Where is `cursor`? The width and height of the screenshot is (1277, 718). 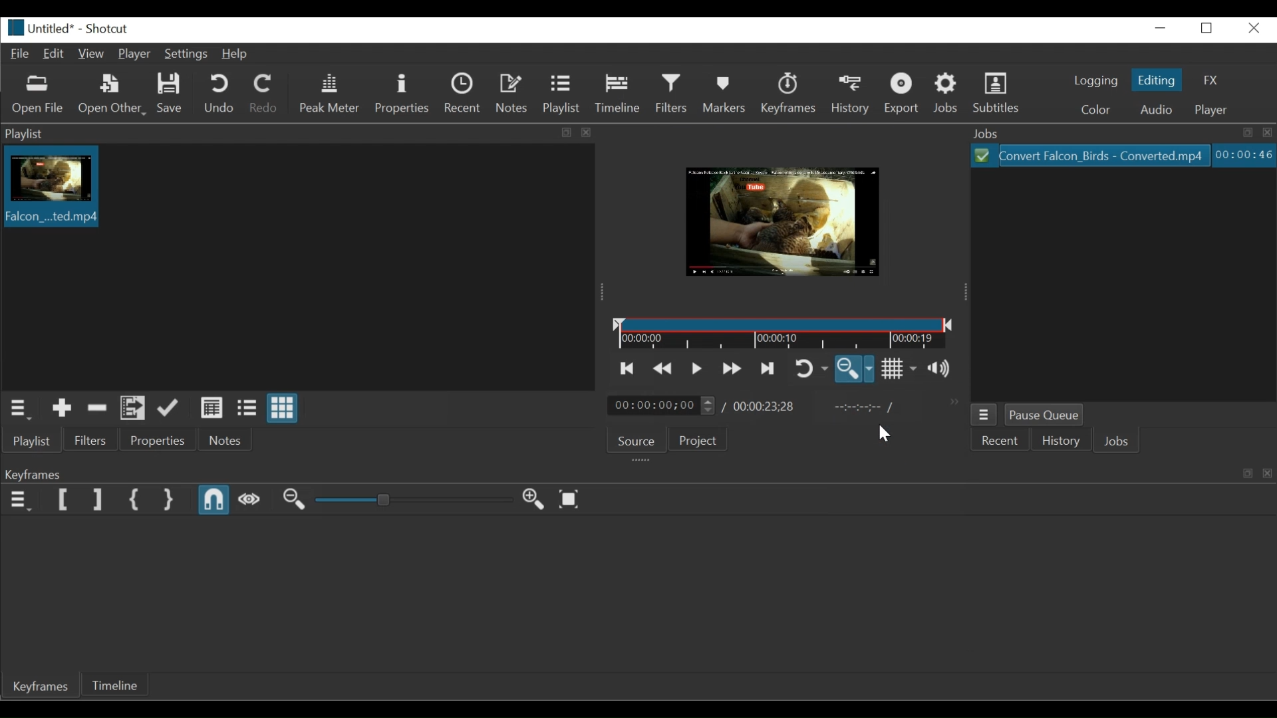 cursor is located at coordinates (885, 433).